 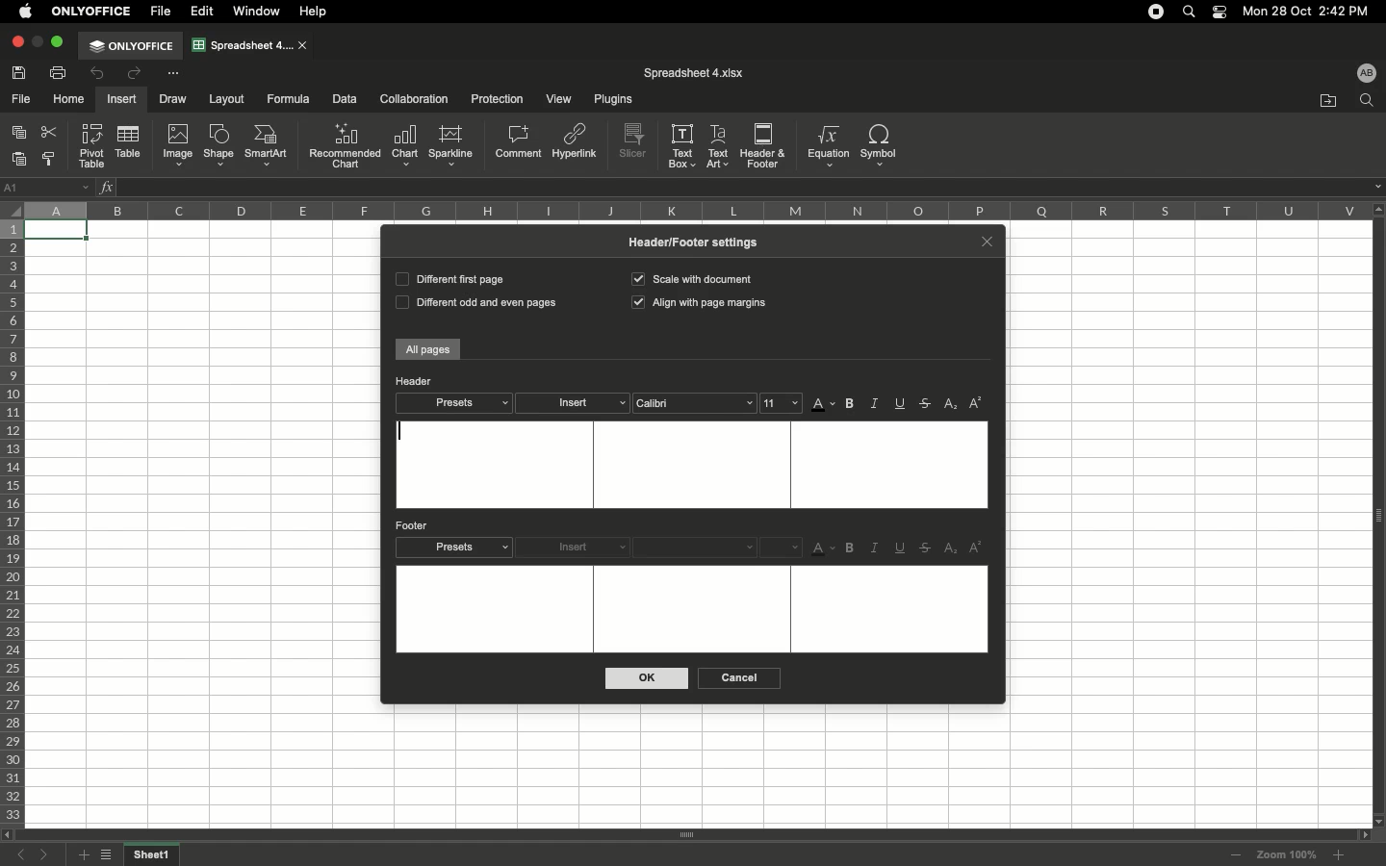 I want to click on Formula, so click(x=286, y=98).